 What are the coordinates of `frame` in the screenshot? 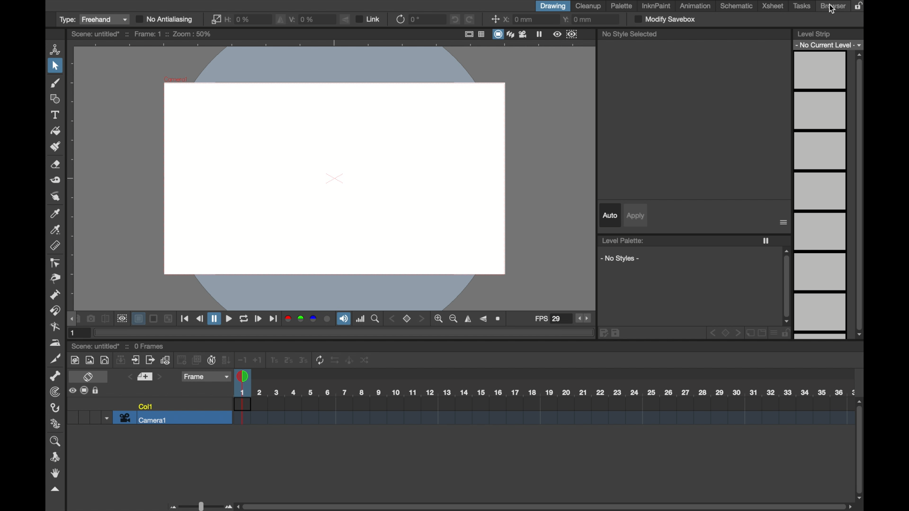 It's located at (572, 35).